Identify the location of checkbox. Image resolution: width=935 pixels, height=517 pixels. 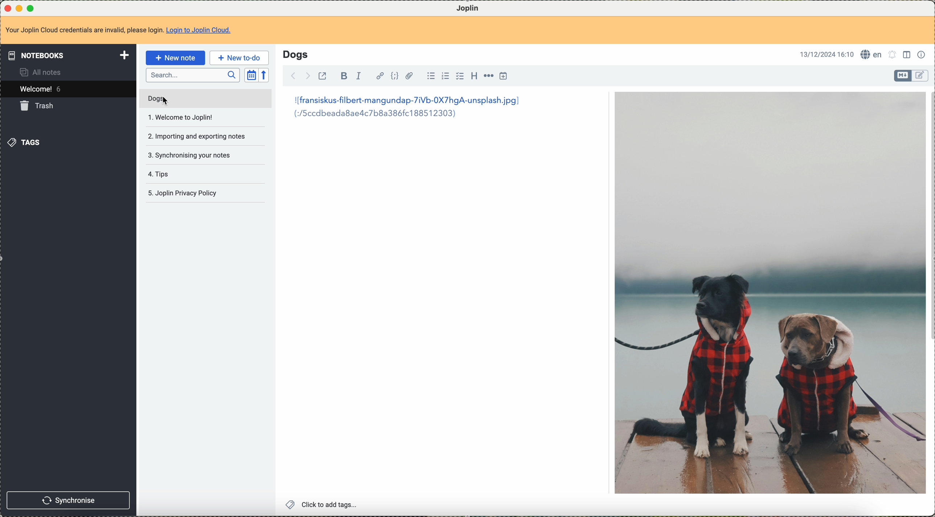
(459, 76).